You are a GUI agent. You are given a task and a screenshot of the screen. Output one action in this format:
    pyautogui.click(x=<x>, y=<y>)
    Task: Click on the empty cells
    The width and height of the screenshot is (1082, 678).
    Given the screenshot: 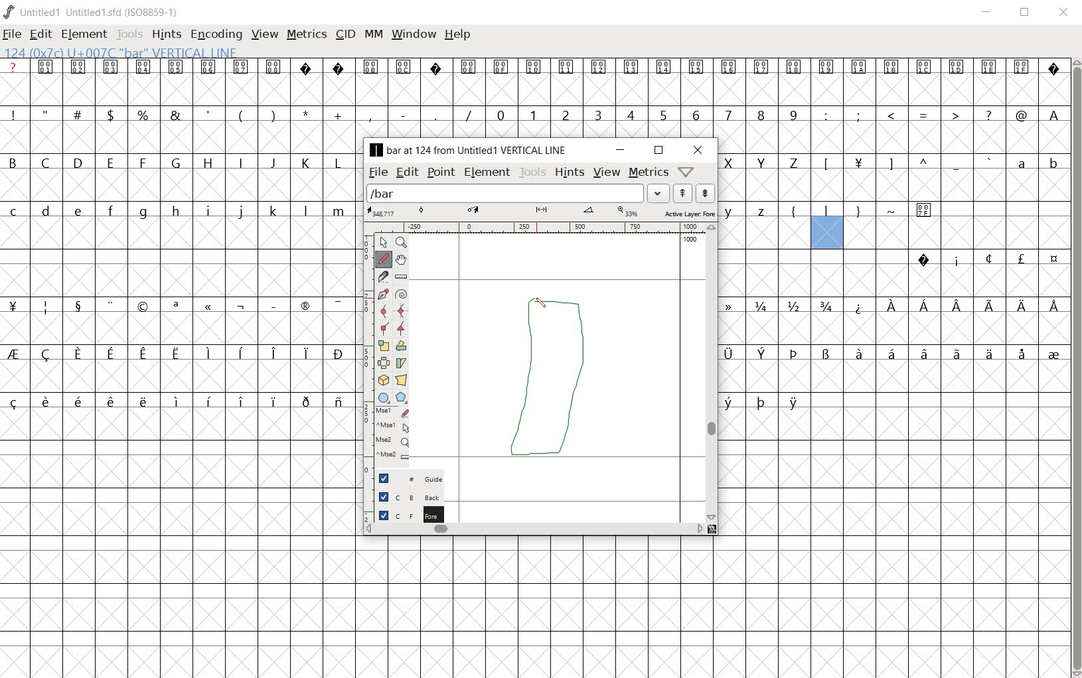 What is the action you would take?
    pyautogui.click(x=892, y=137)
    